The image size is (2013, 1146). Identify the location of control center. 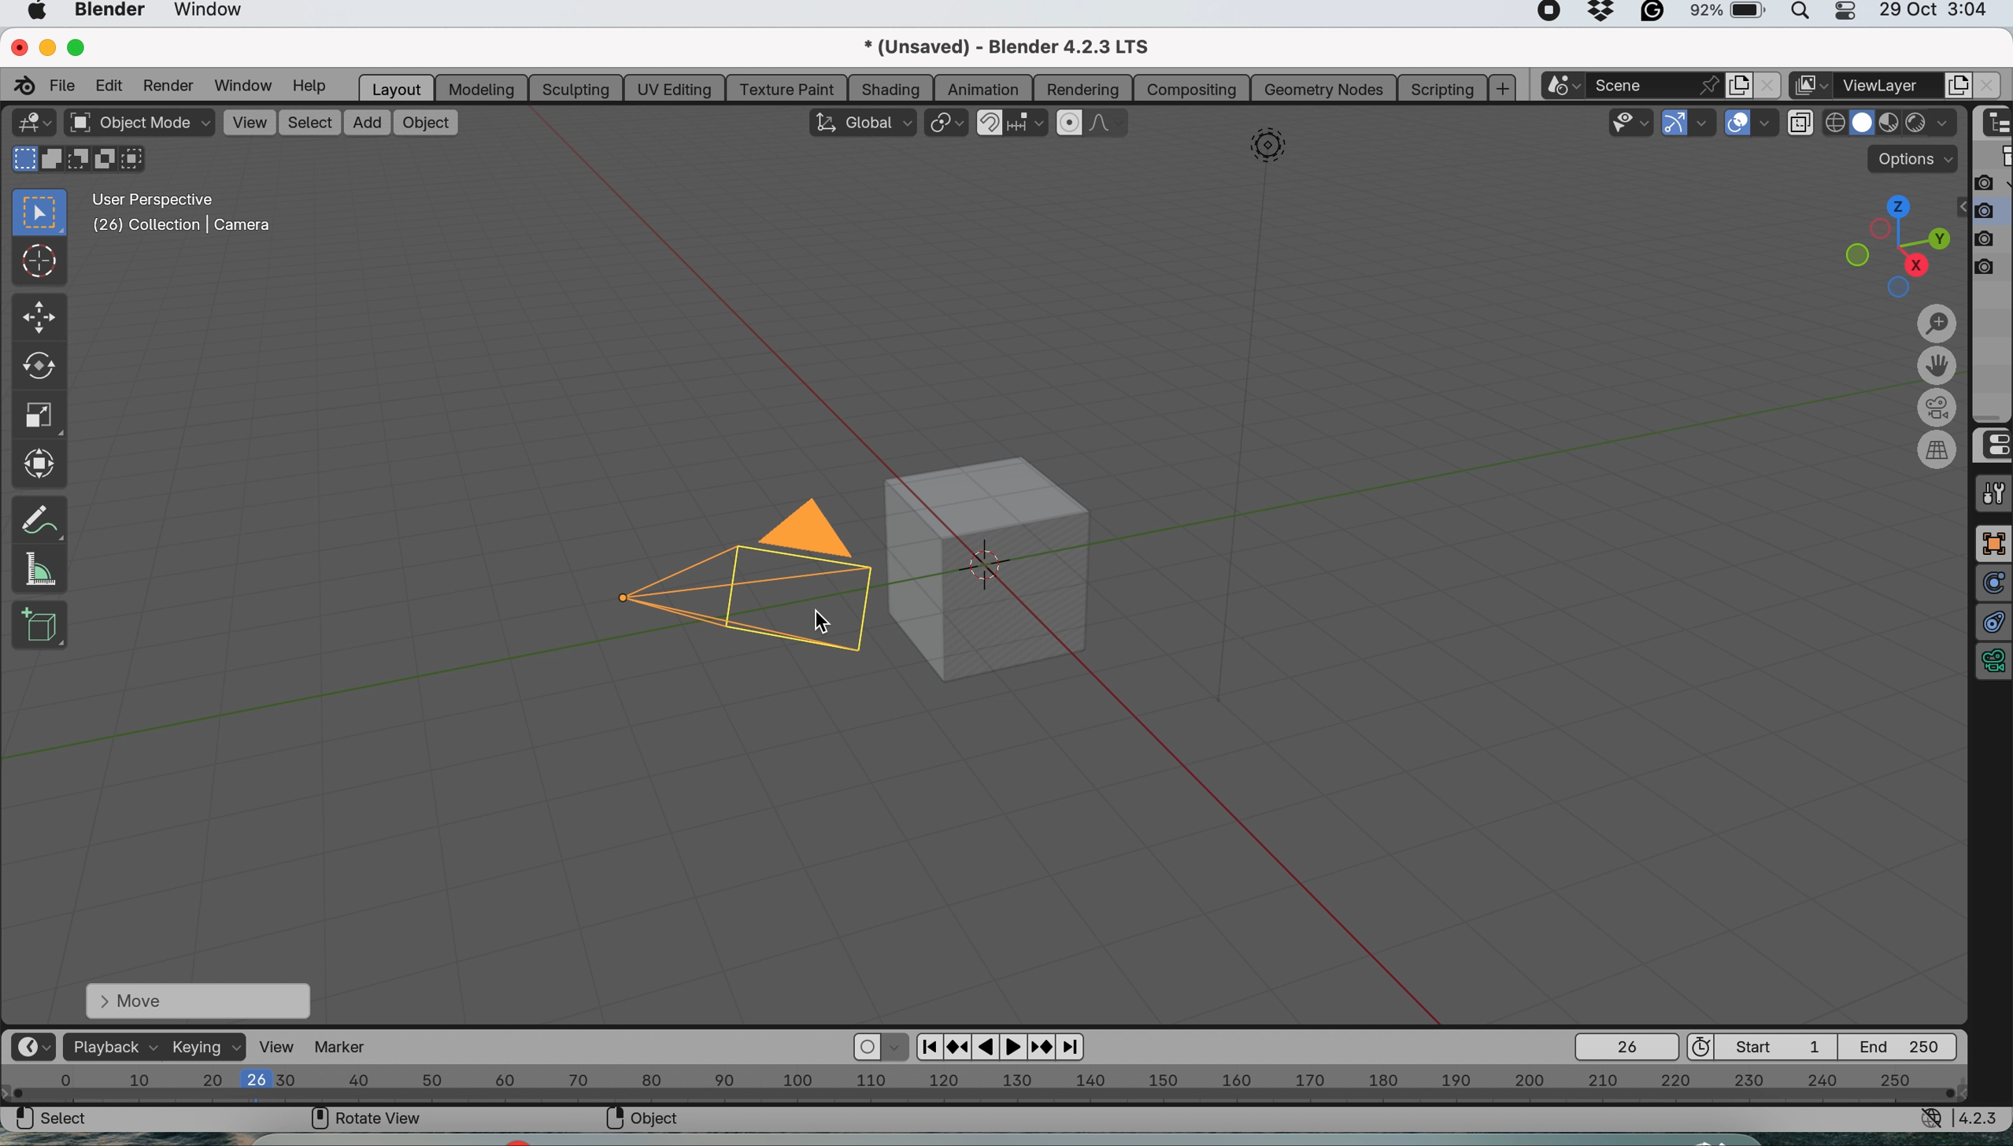
(1993, 445).